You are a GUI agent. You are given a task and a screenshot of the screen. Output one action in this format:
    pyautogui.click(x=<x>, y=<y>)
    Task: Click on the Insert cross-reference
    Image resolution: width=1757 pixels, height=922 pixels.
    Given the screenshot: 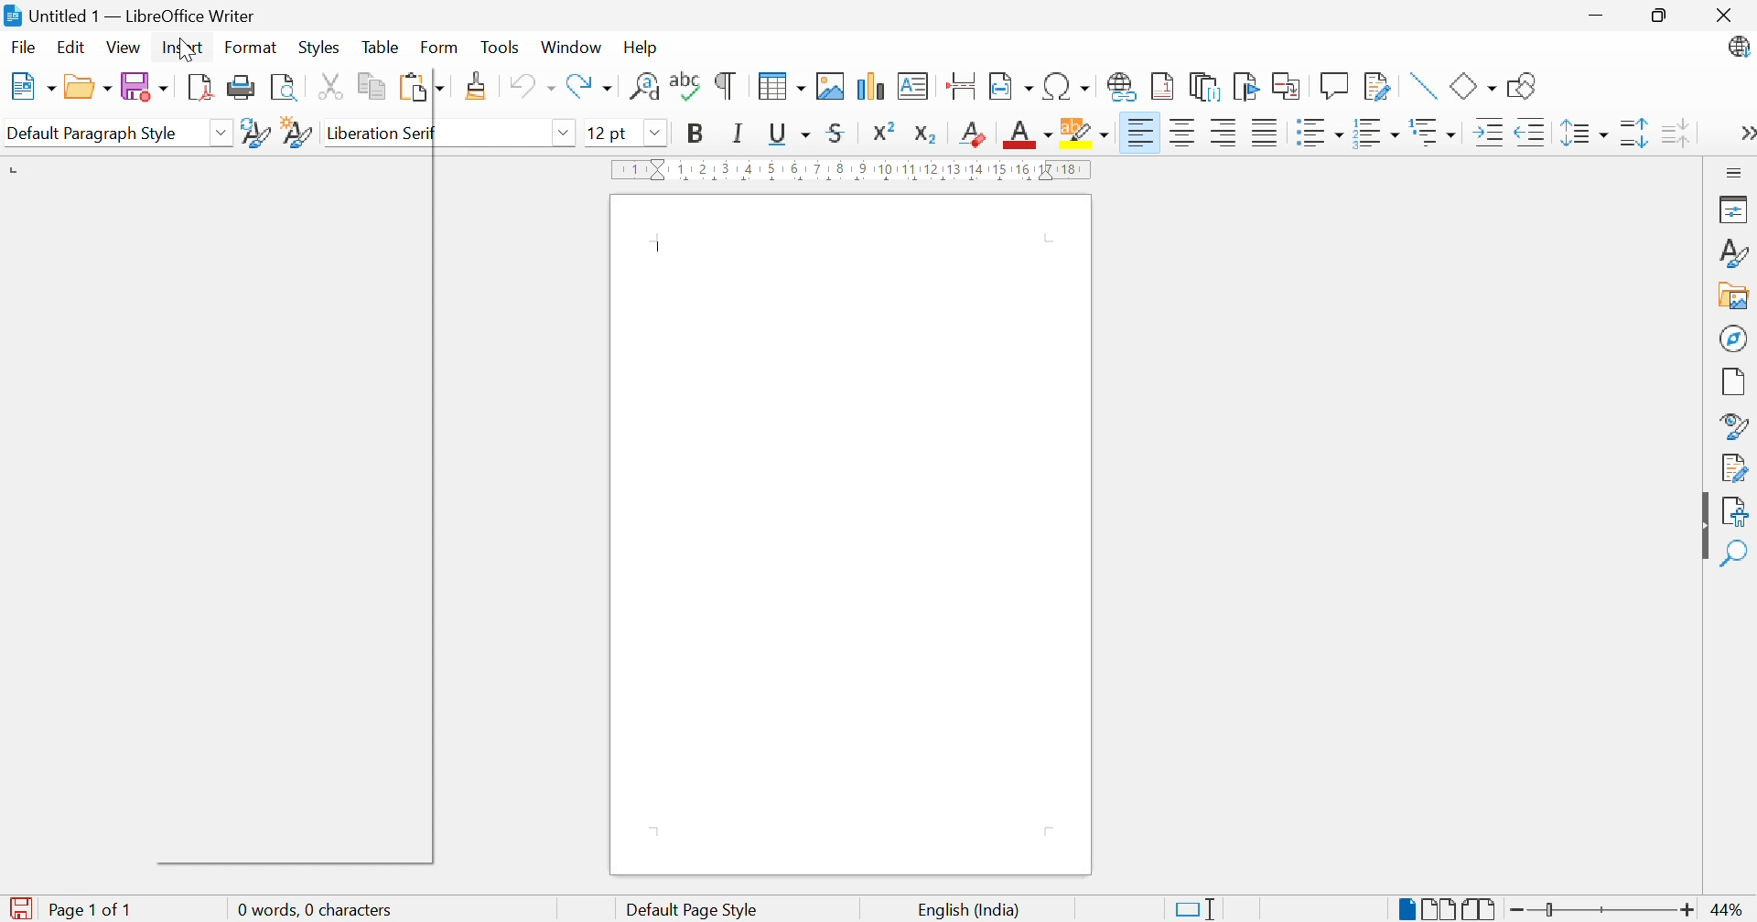 What is the action you would take?
    pyautogui.click(x=1288, y=86)
    